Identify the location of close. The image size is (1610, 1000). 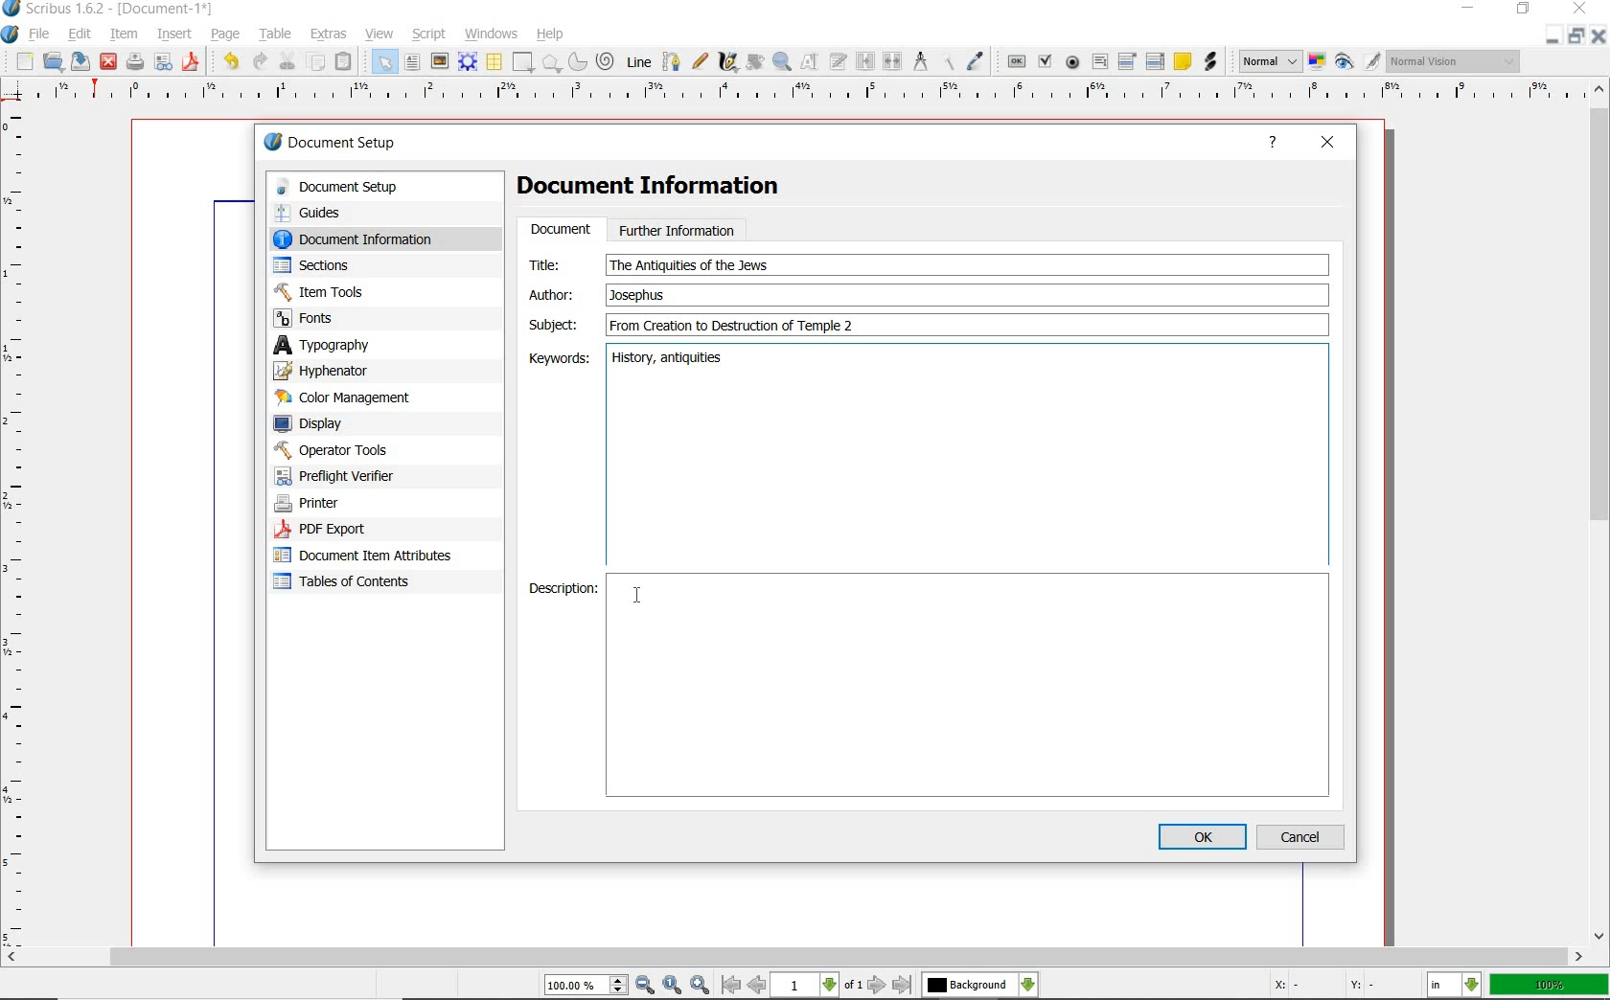
(1600, 36).